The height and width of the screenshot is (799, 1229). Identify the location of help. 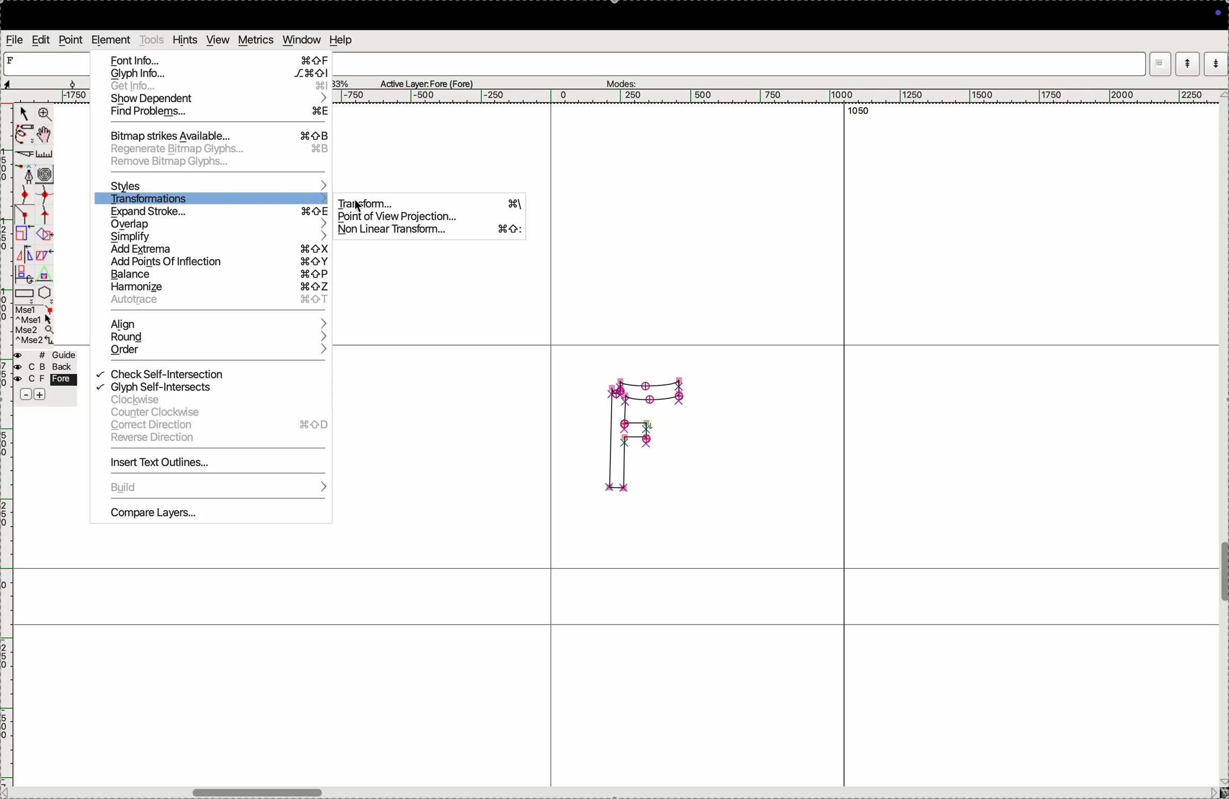
(340, 40).